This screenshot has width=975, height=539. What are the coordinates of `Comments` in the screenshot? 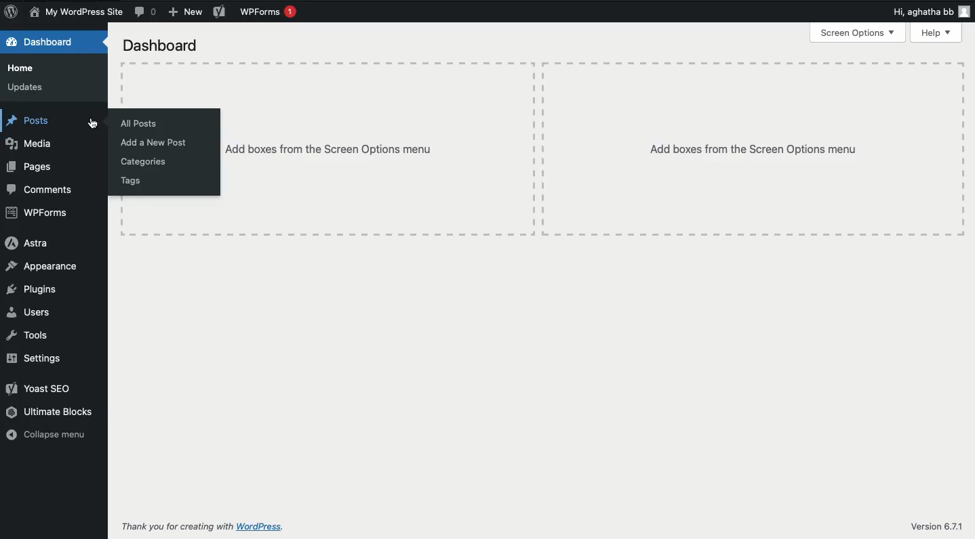 It's located at (43, 192).